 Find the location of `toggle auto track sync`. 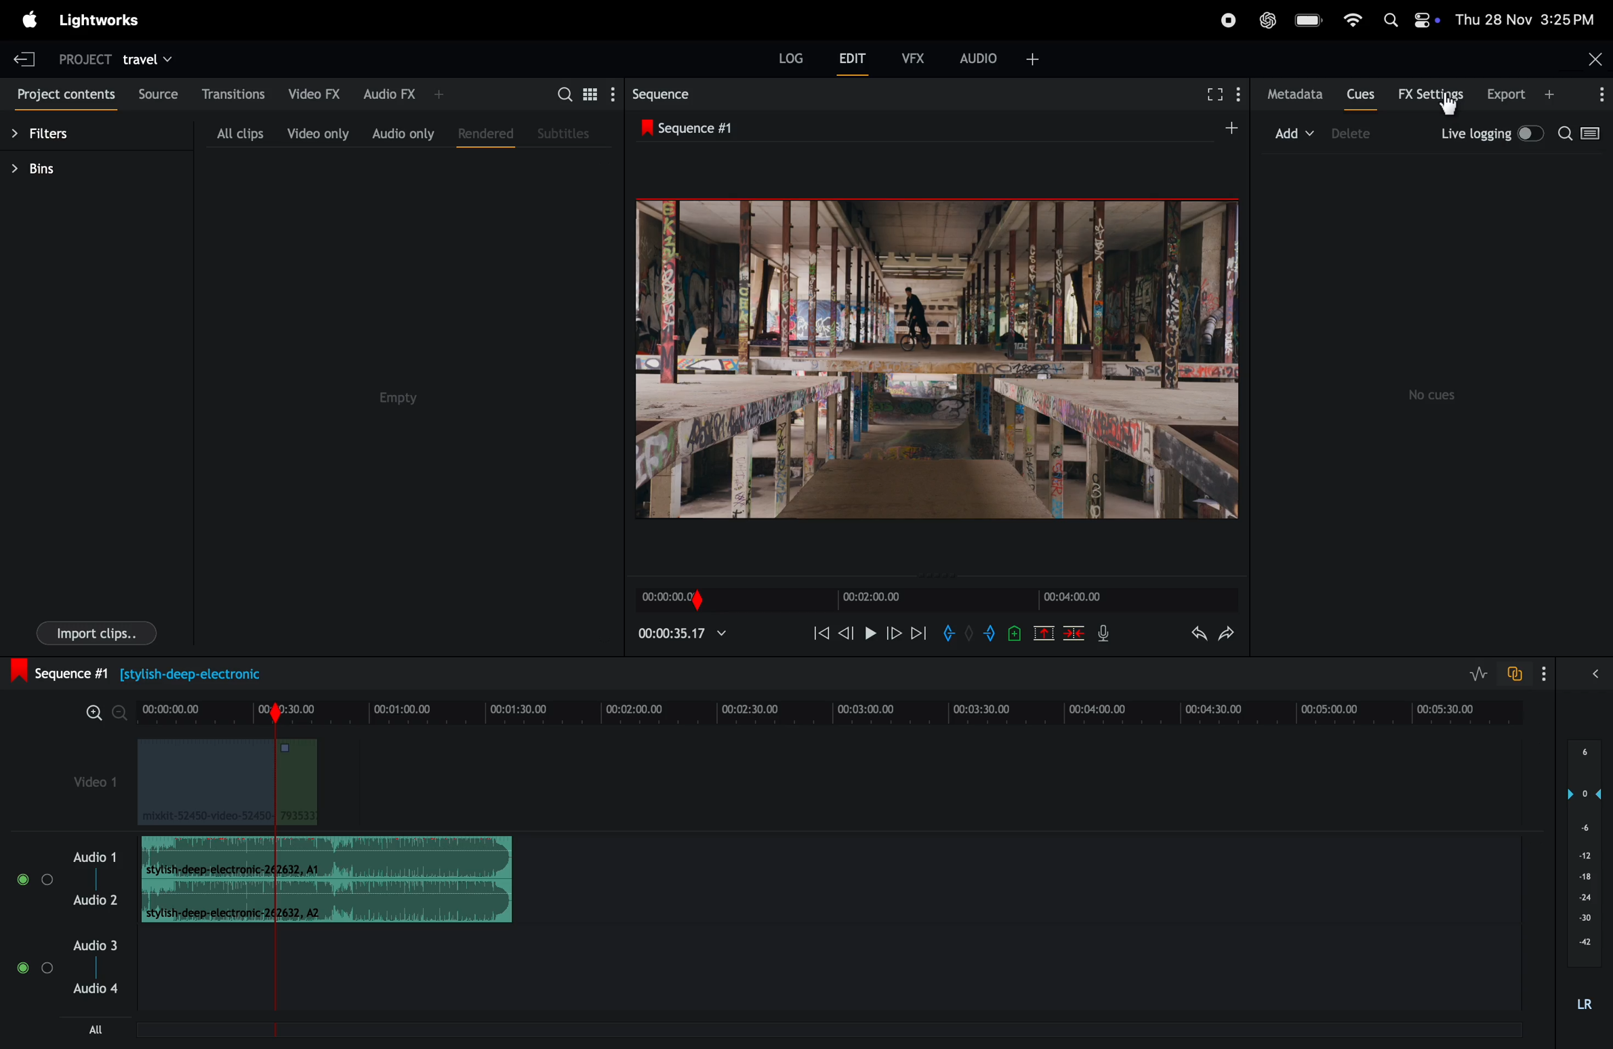

toggle auto track sync is located at coordinates (1515, 672).